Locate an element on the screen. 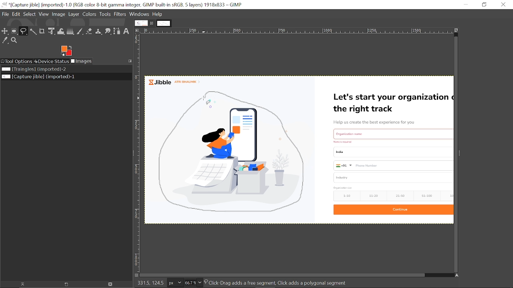 The height and width of the screenshot is (288, 513). Fuzzy select tool is located at coordinates (34, 32).